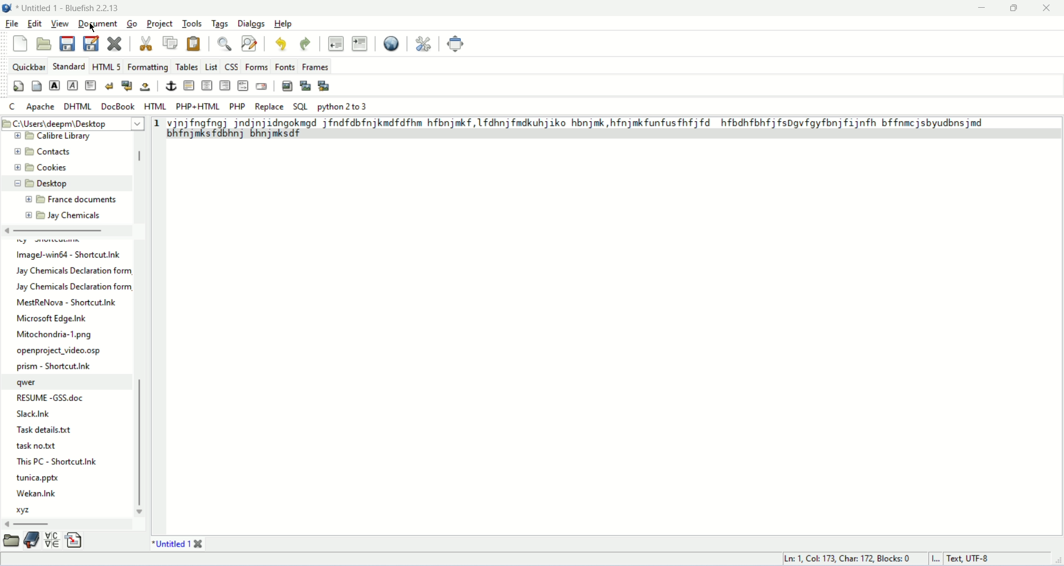  I want to click on unindent, so click(335, 43).